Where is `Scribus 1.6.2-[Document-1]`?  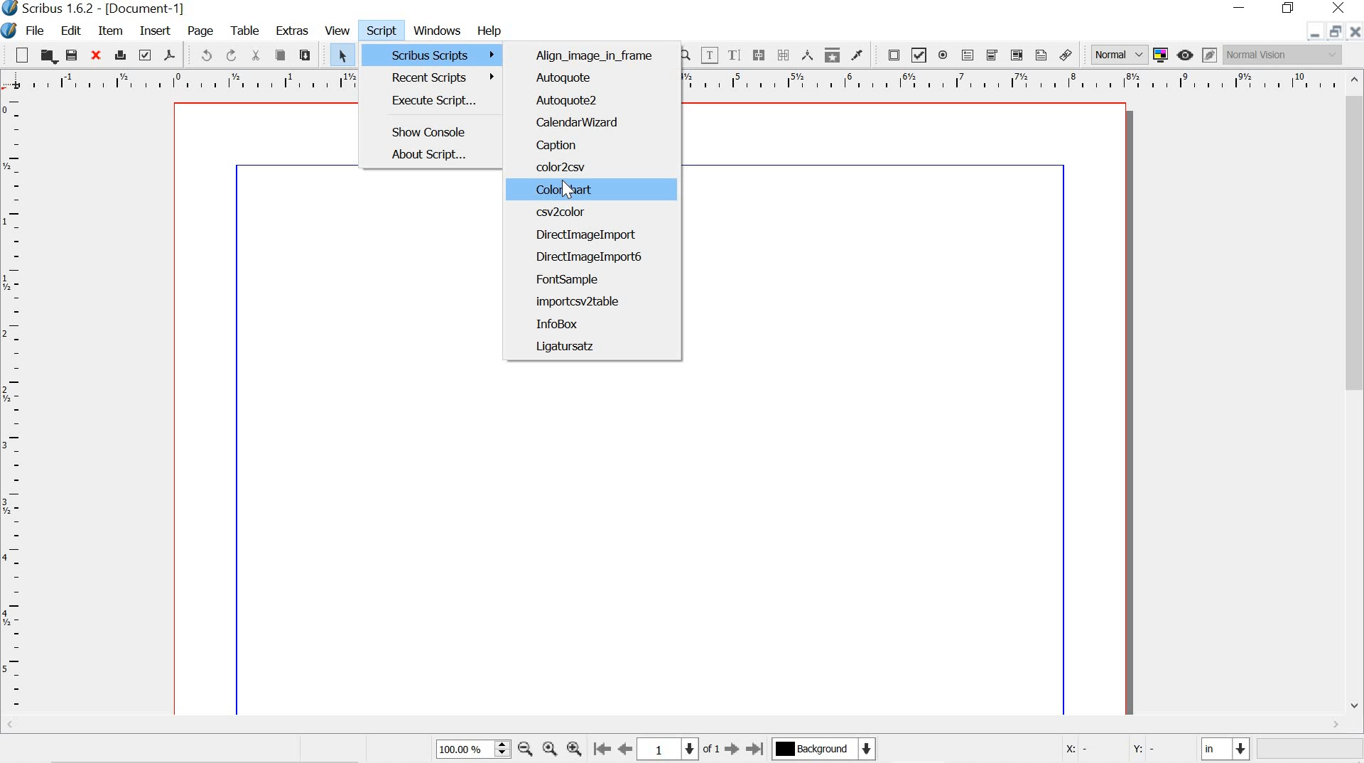 Scribus 1.6.2-[Document-1] is located at coordinates (115, 9).